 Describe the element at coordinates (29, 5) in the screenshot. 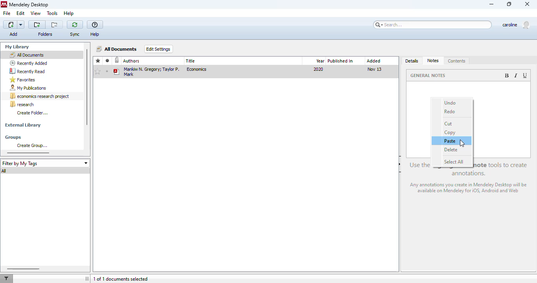

I see `mendeley desktop` at that location.